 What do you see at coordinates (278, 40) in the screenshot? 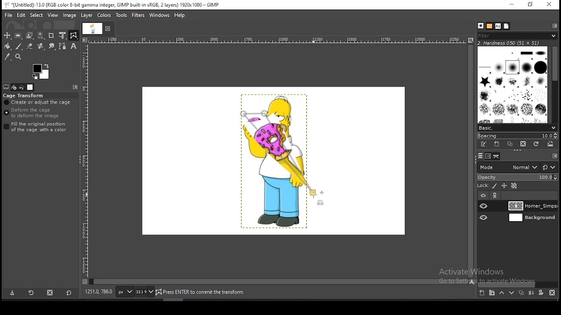
I see `scale` at bounding box center [278, 40].